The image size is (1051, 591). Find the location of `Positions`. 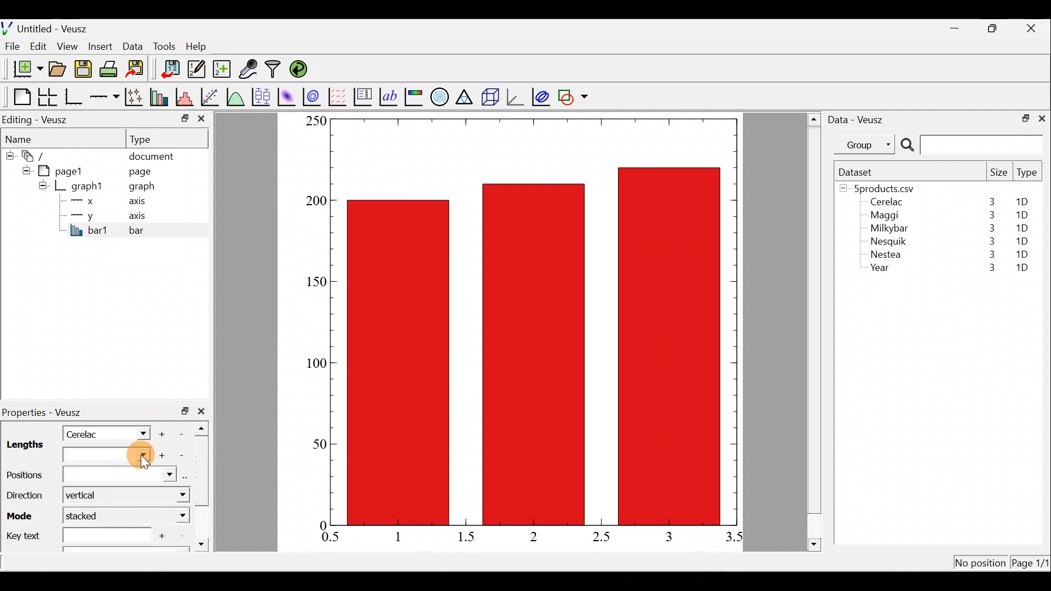

Positions is located at coordinates (91, 476).